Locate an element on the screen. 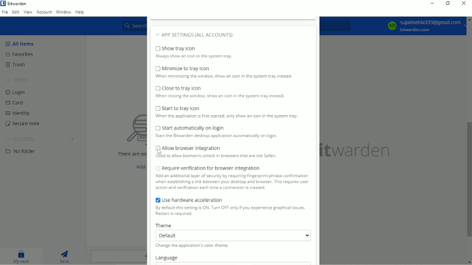 This screenshot has height=265, width=472. KK sujalmehla333@gmail.com      bitwarden.com is located at coordinates (425, 25).